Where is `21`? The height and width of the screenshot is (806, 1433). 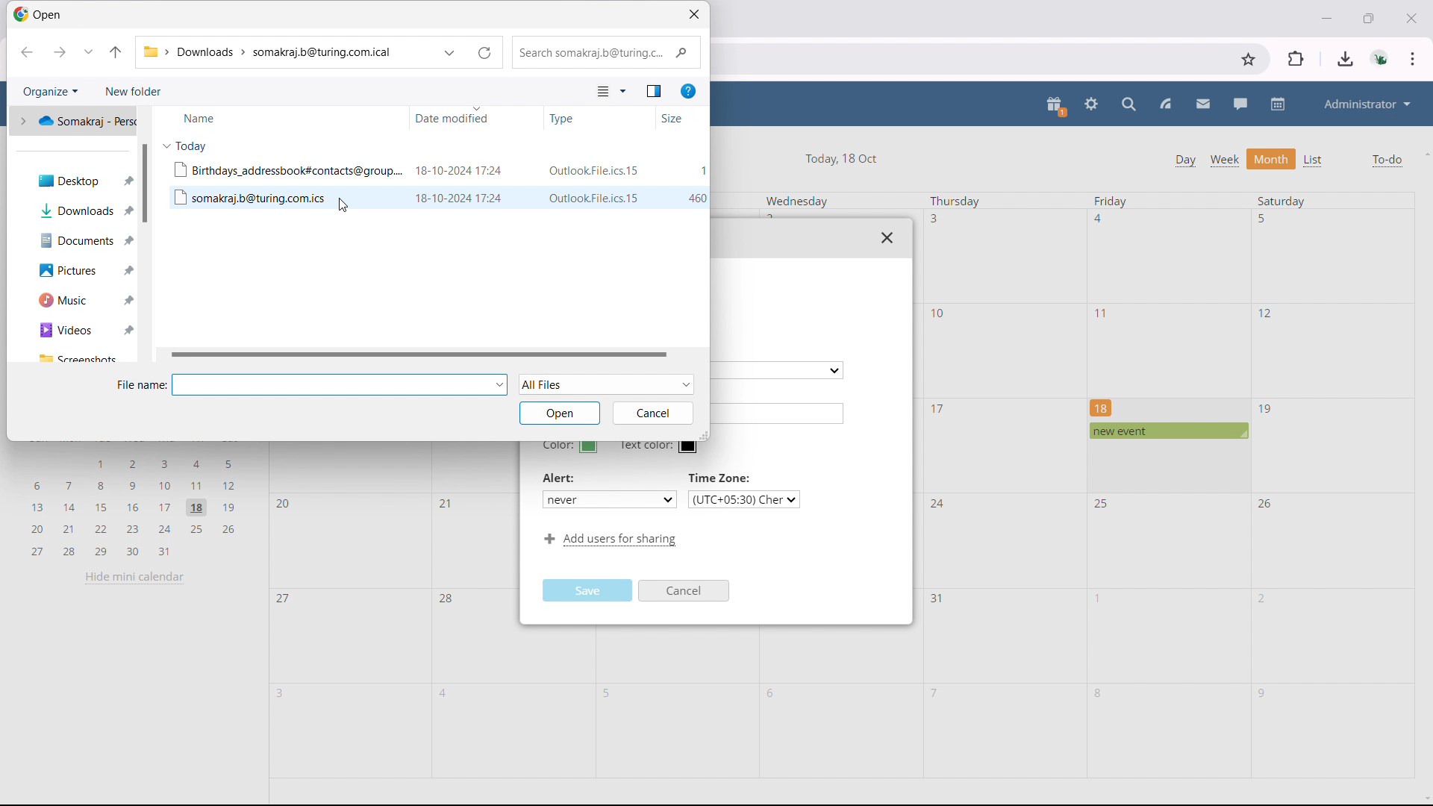
21 is located at coordinates (443, 502).